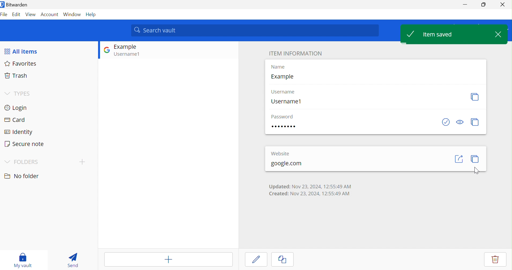  Describe the element at coordinates (21, 51) in the screenshot. I see `All items` at that location.